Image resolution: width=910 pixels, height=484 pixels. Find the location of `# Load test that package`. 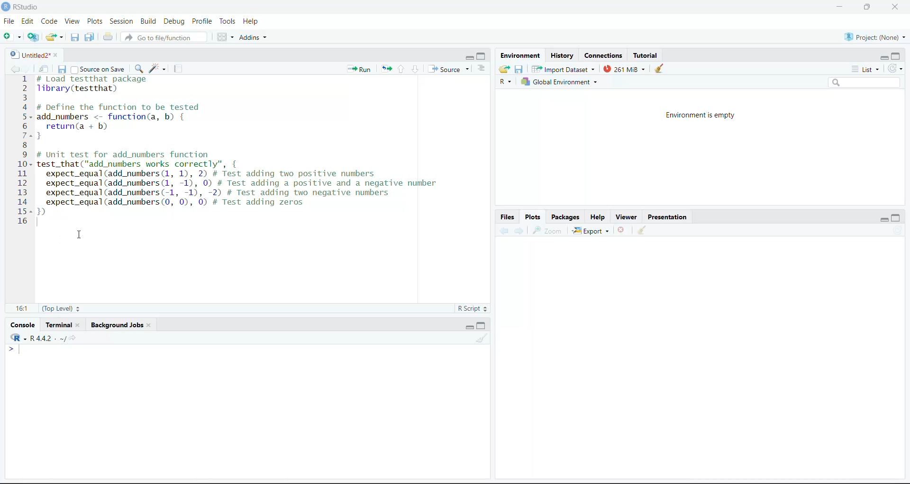

# Load test that package is located at coordinates (92, 79).